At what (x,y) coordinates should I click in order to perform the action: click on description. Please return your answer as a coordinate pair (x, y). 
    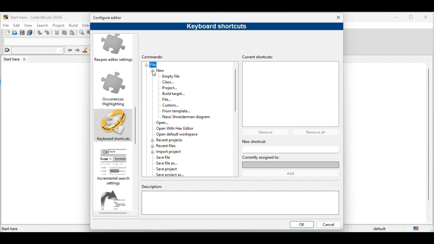
    Looking at the image, I should click on (240, 202).